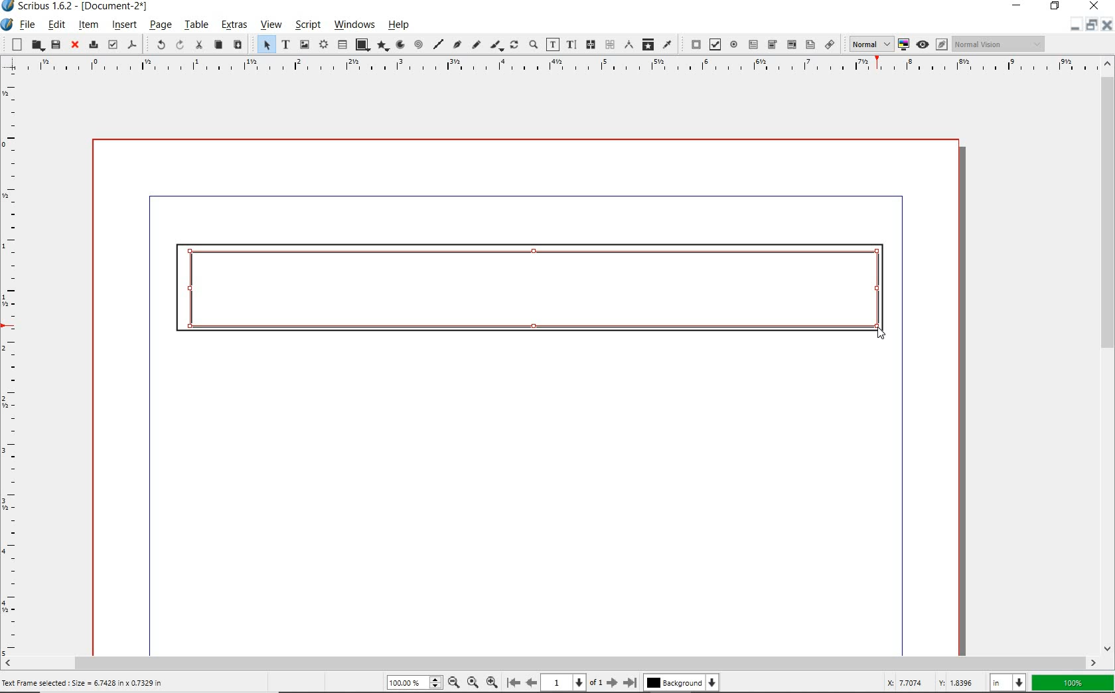 The image size is (1115, 693). I want to click on rotate item, so click(514, 44).